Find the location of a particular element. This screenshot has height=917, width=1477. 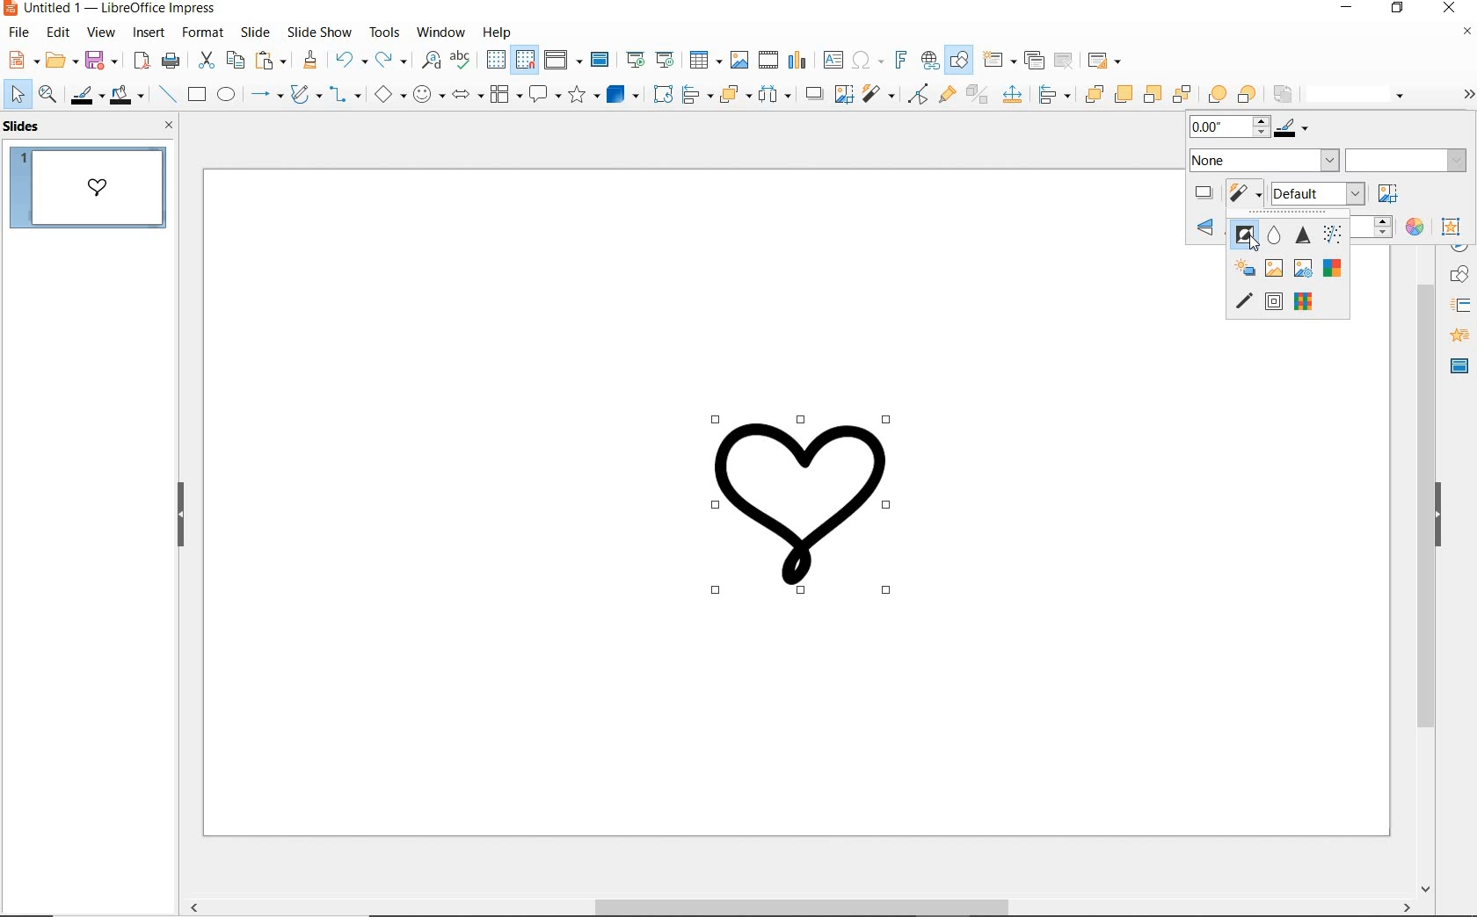

Pop Art is located at coordinates (1330, 268).